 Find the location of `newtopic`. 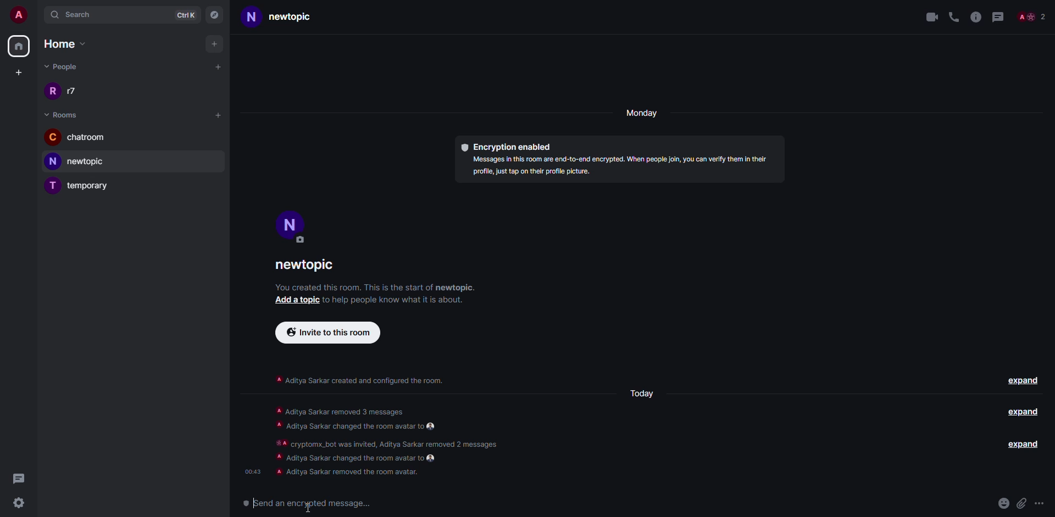

newtopic is located at coordinates (292, 18).